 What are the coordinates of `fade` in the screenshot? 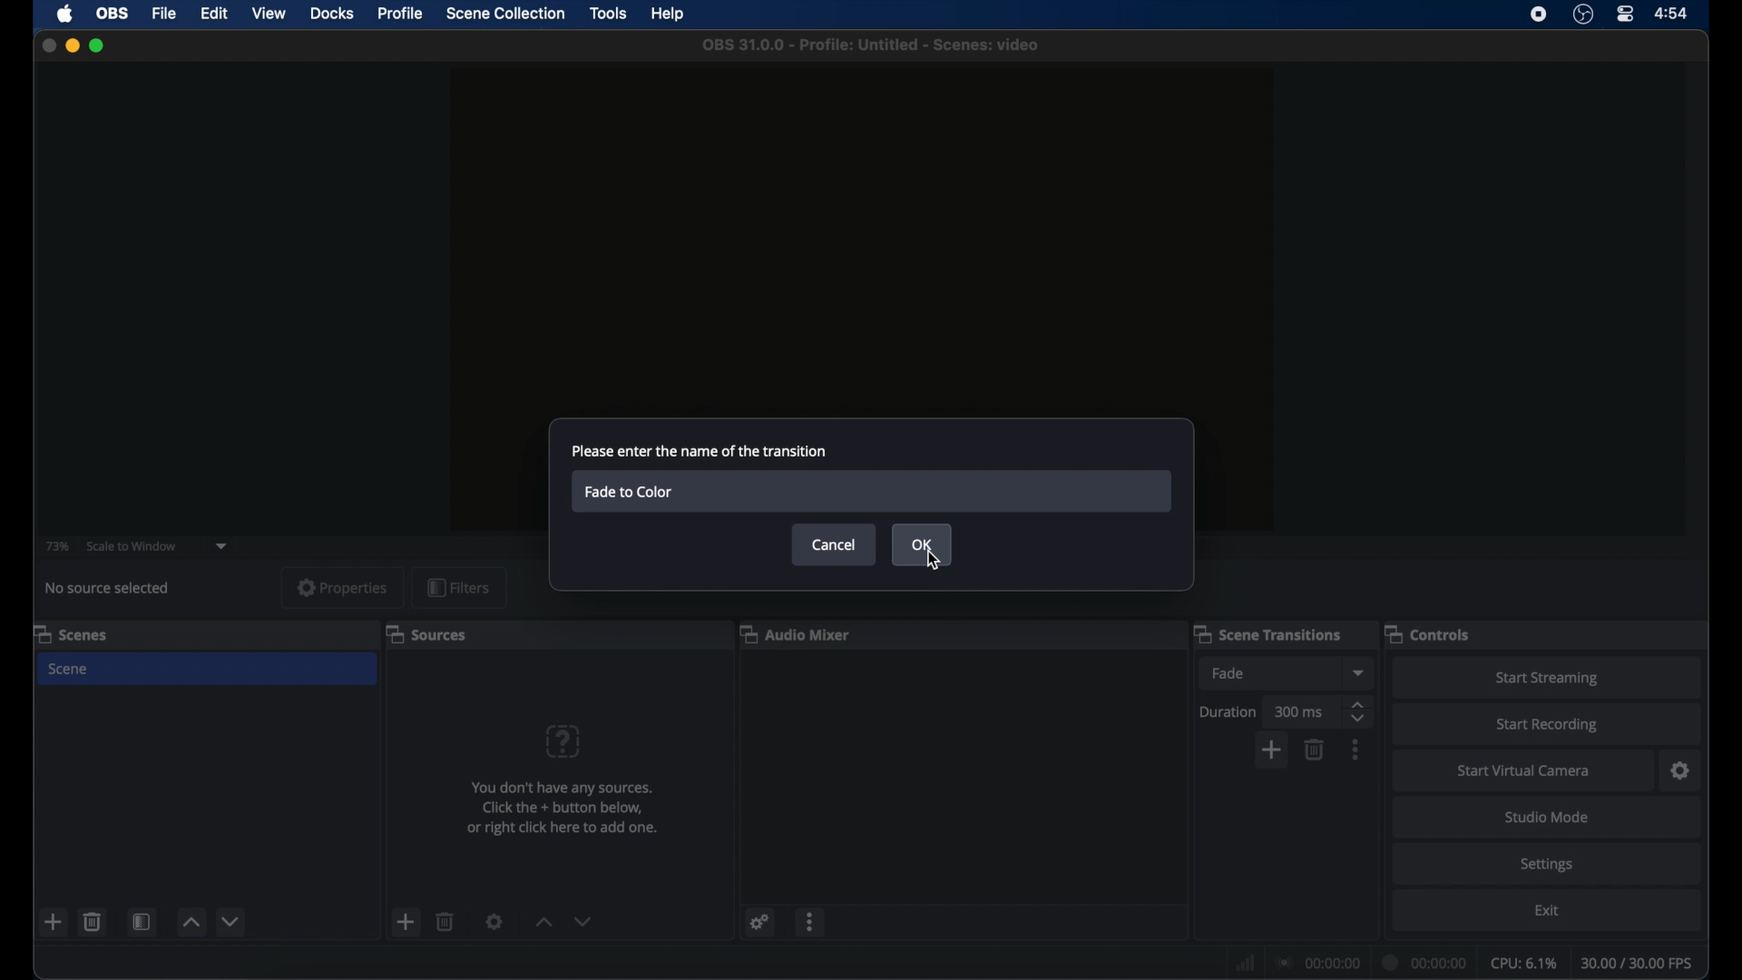 It's located at (1229, 673).